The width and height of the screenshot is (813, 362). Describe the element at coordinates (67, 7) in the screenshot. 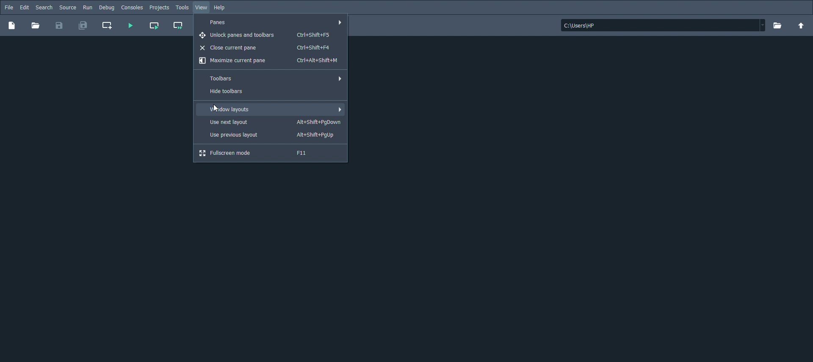

I see `Source` at that location.